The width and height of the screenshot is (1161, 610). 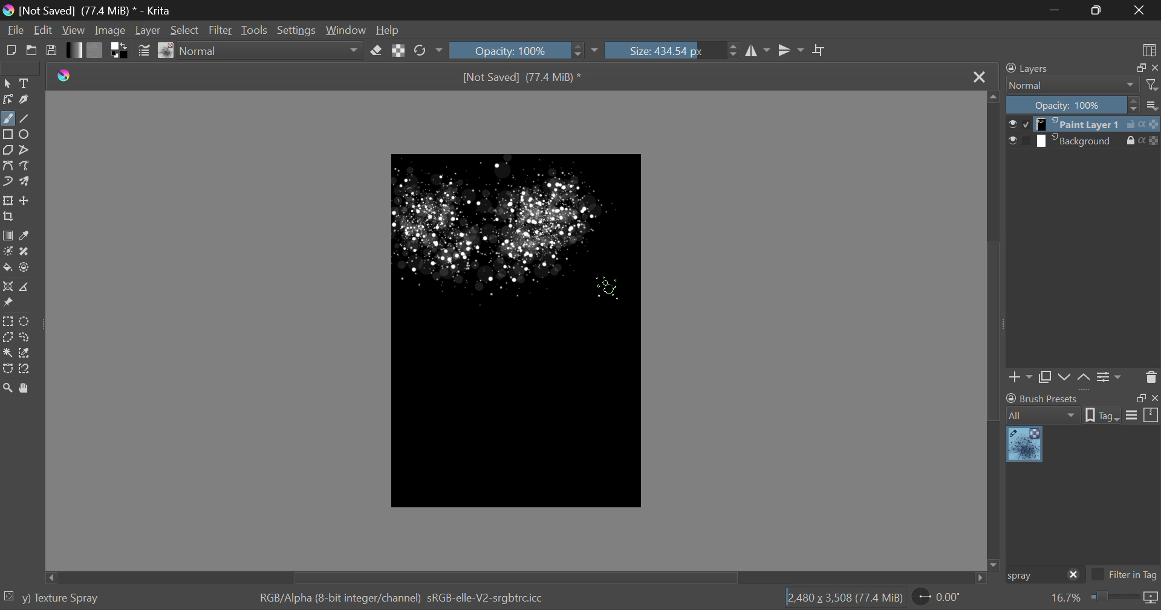 What do you see at coordinates (26, 135) in the screenshot?
I see `Ellipses` at bounding box center [26, 135].